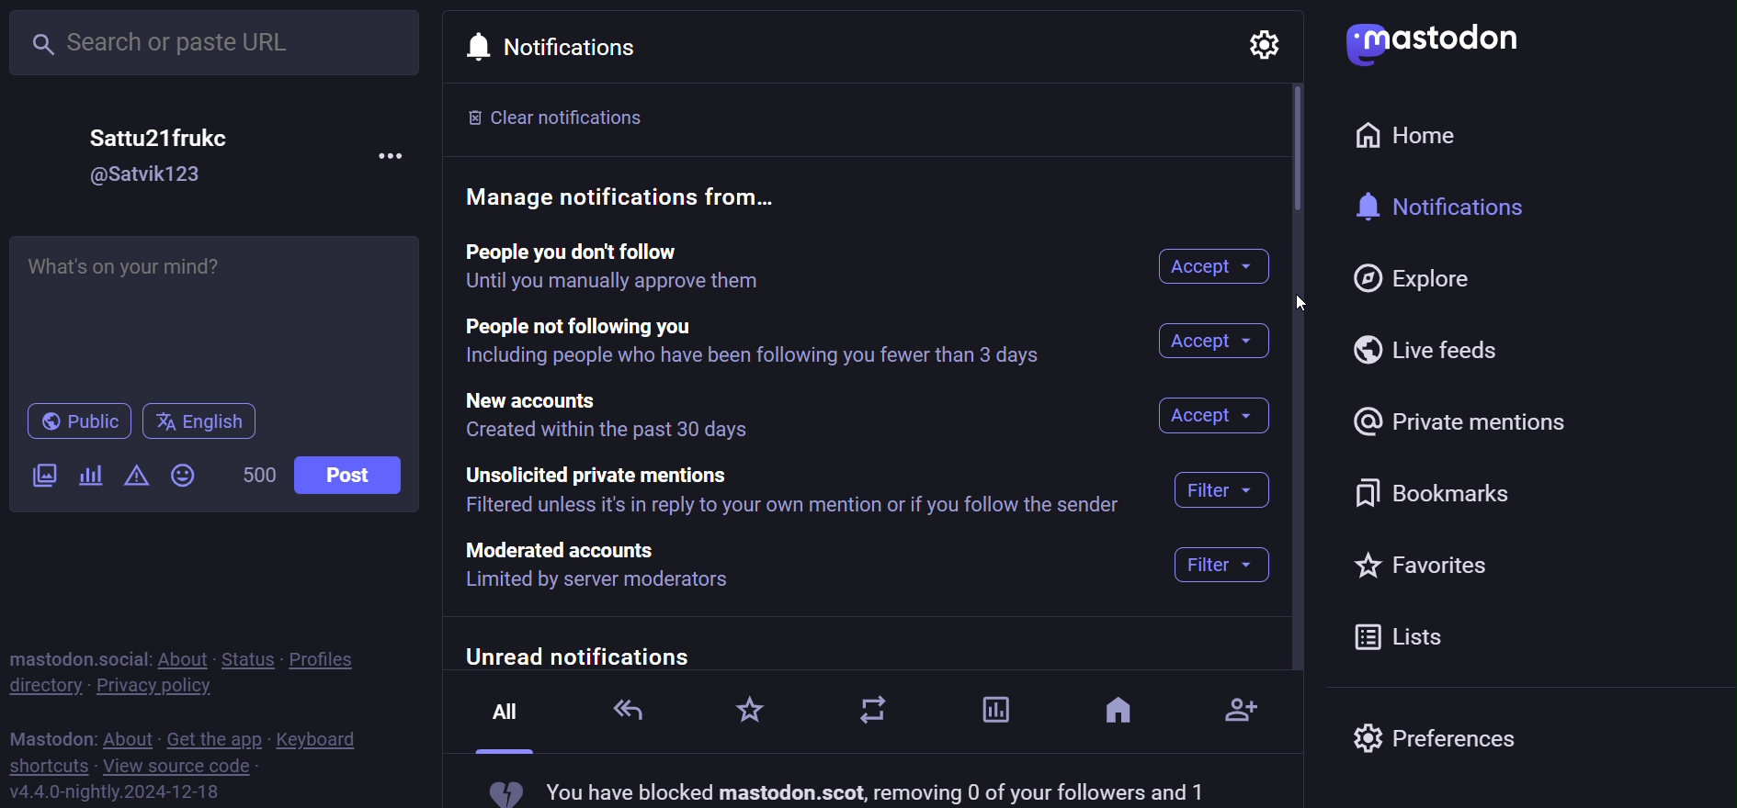 The image size is (1737, 808). Describe the element at coordinates (641, 267) in the screenshot. I see `People you don't follow
Until you manually approve them` at that location.